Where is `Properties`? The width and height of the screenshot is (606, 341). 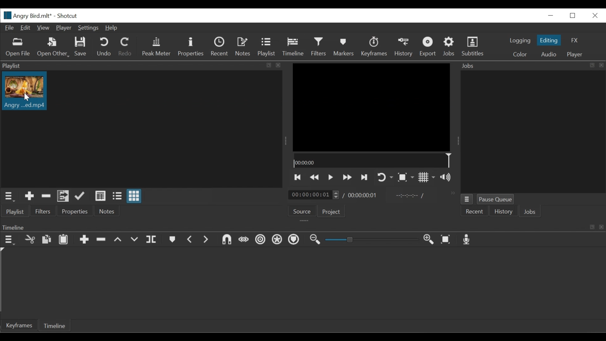 Properties is located at coordinates (190, 47).